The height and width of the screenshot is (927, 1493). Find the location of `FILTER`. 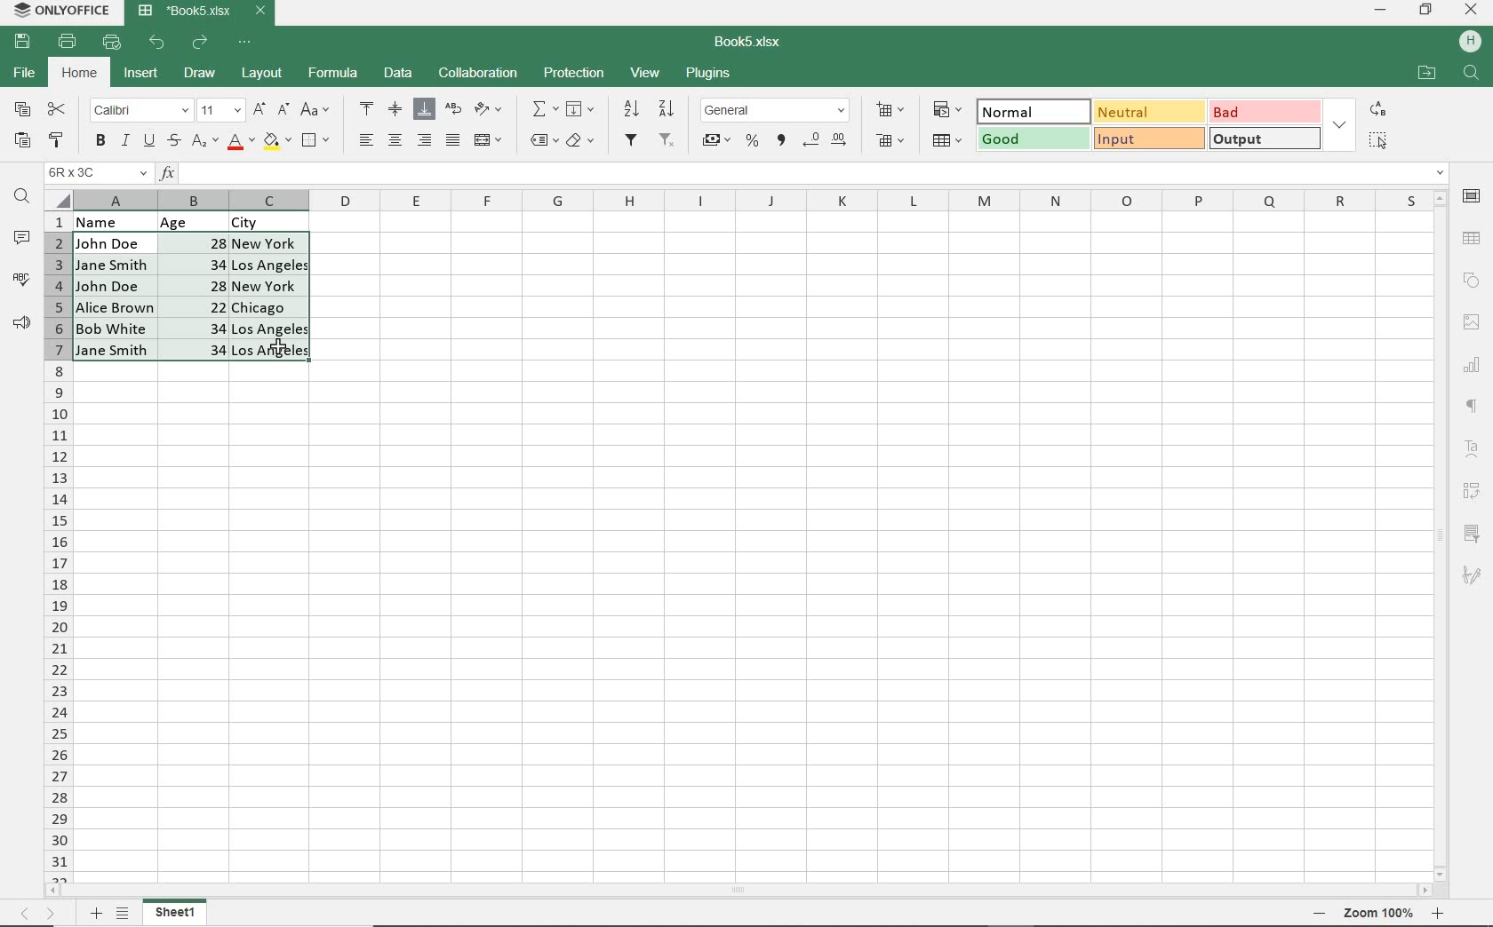

FILTER is located at coordinates (633, 140).